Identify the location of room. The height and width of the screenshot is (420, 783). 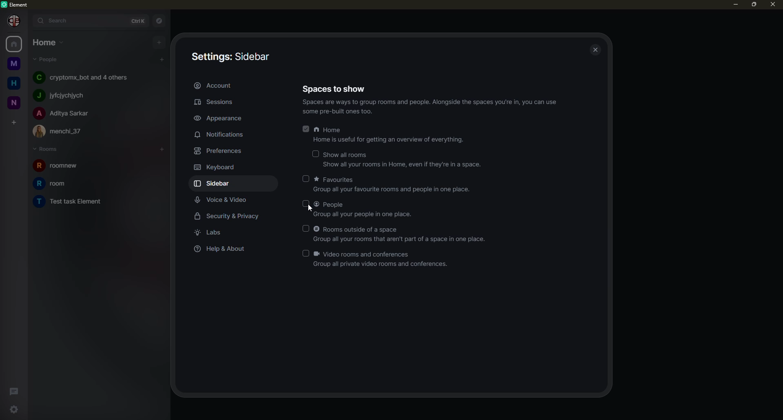
(52, 183).